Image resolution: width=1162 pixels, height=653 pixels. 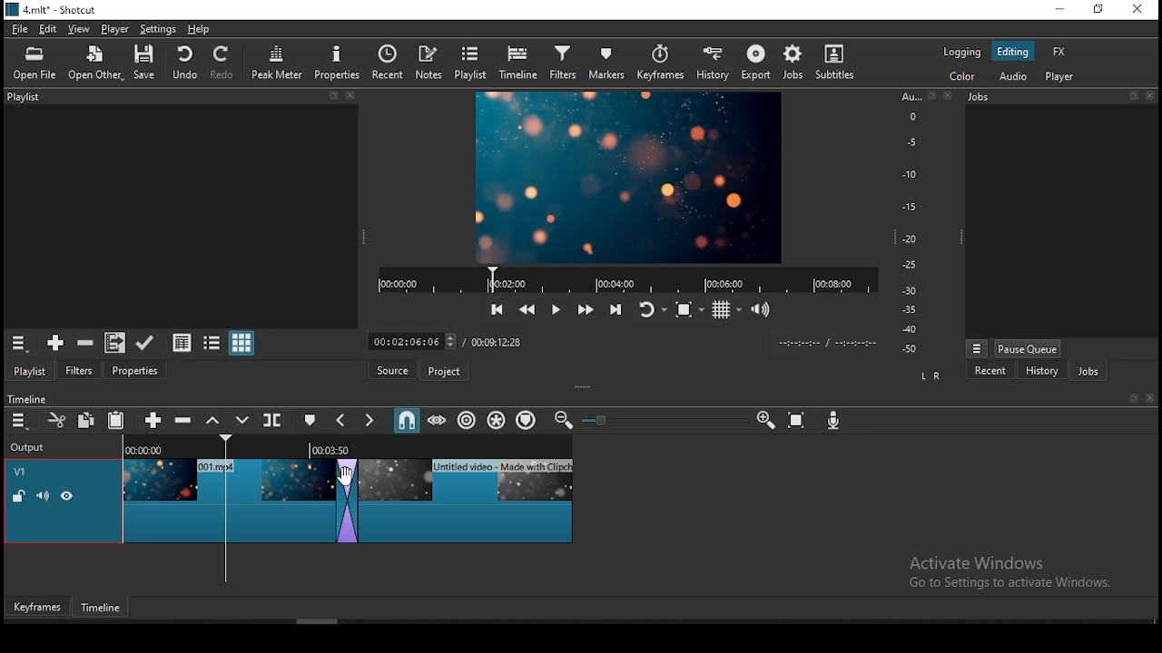 What do you see at coordinates (760, 311) in the screenshot?
I see `show volume control` at bounding box center [760, 311].